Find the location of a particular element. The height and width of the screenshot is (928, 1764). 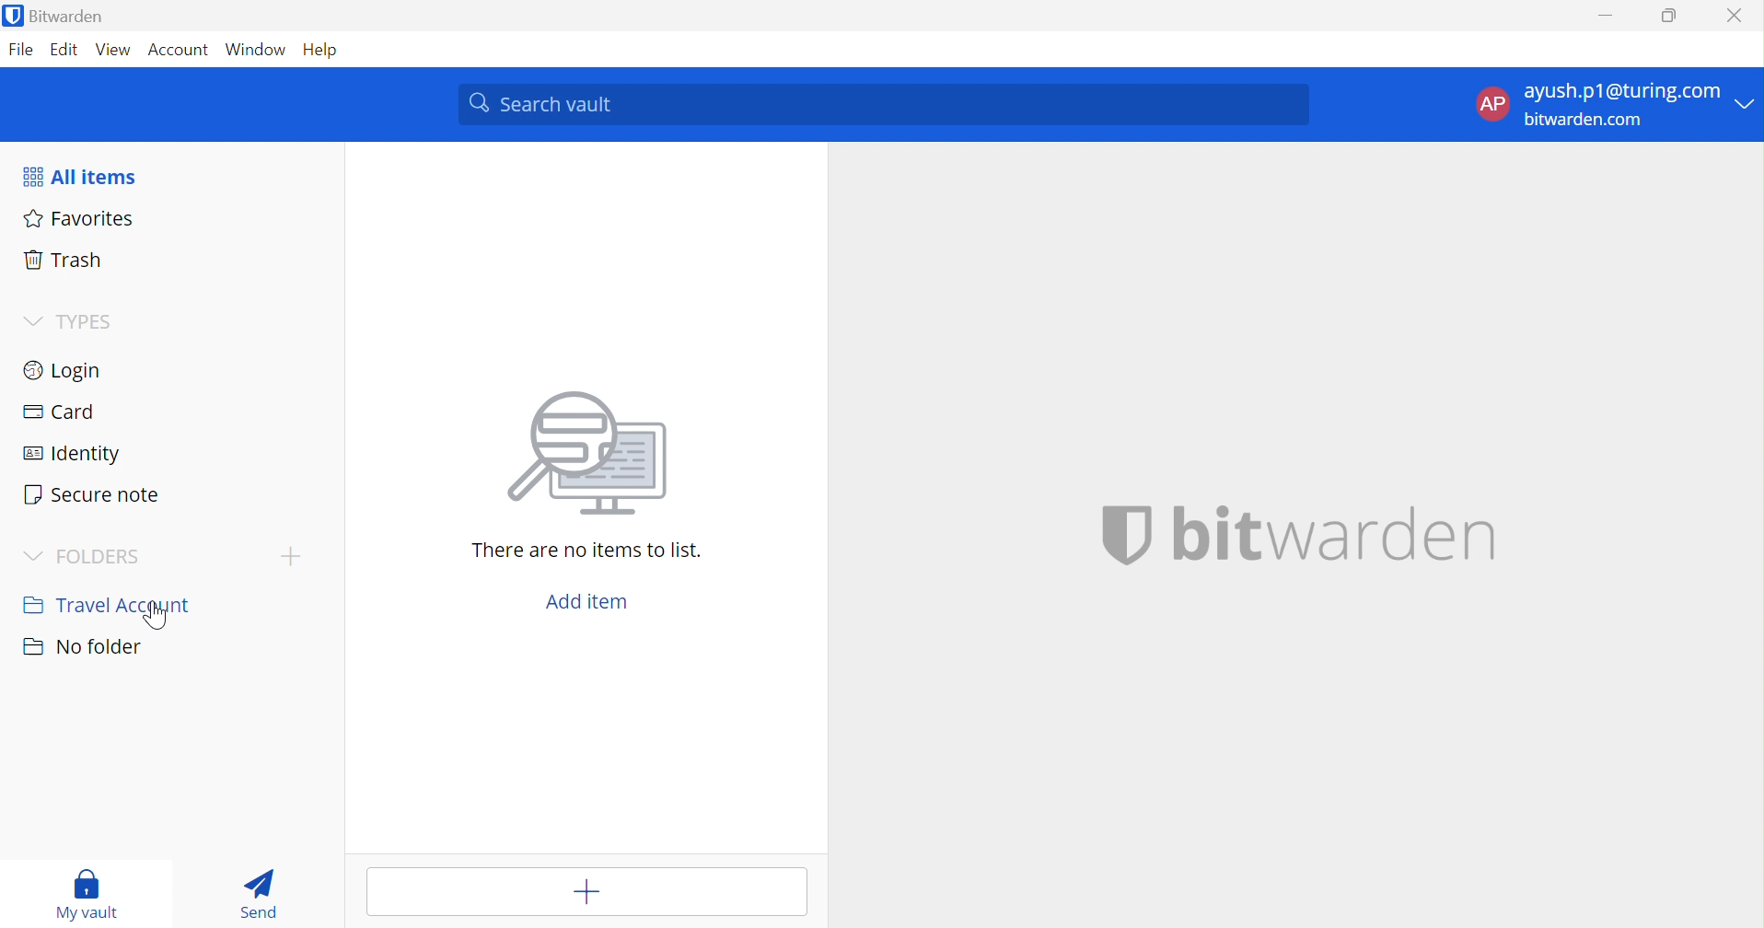

All items is located at coordinates (77, 177).